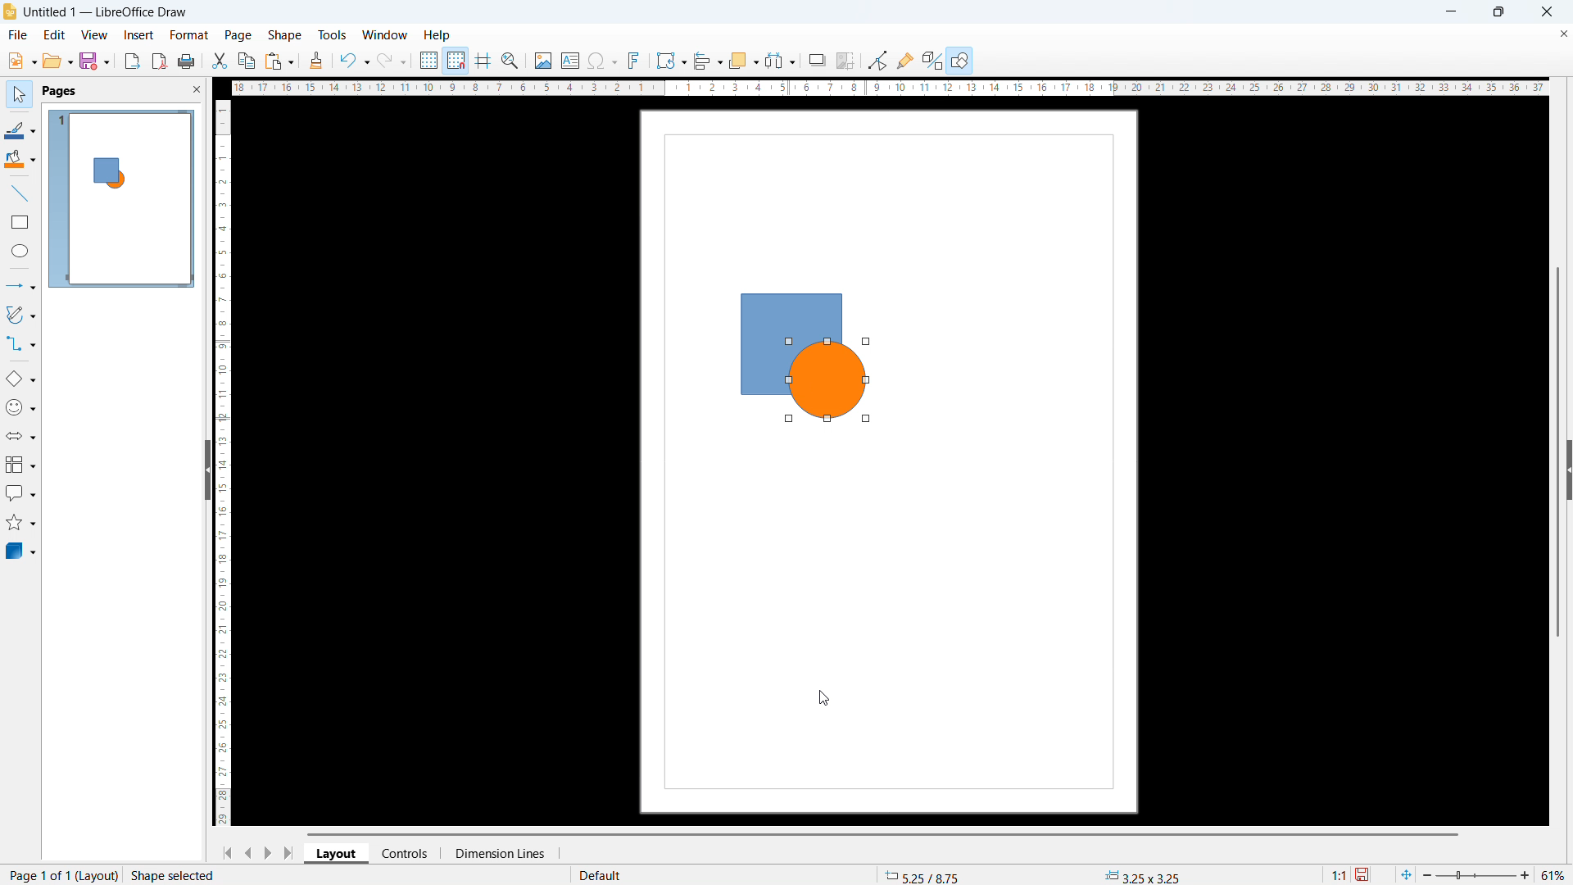 The height and width of the screenshot is (885, 1573). I want to click on Page number , so click(136, 876).